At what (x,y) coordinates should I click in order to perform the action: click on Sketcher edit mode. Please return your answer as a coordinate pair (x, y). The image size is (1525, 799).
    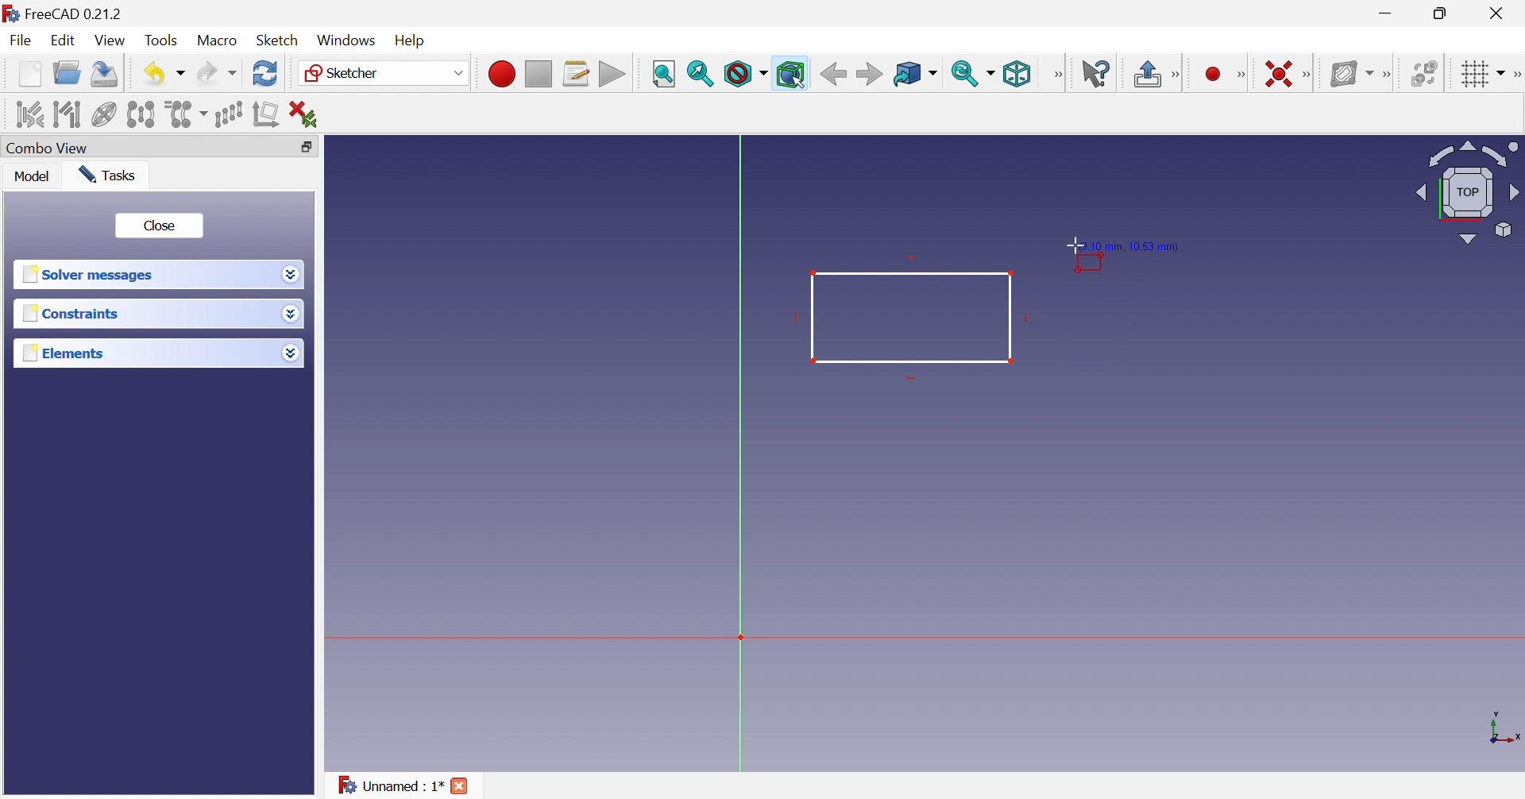
    Looking at the image, I should click on (1177, 74).